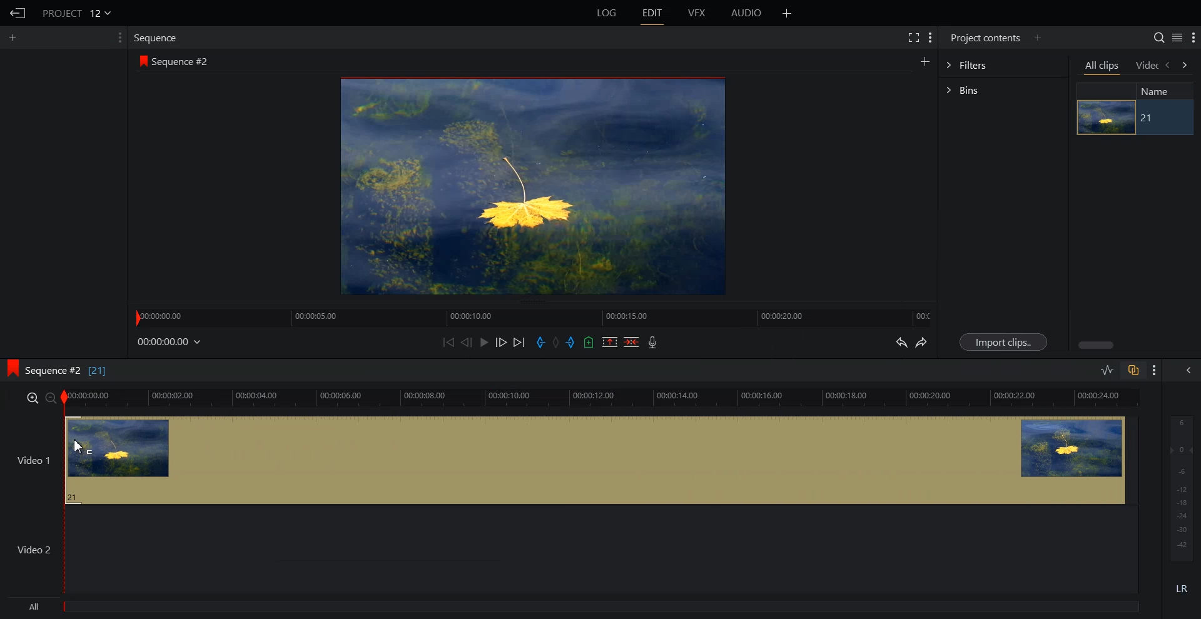 The width and height of the screenshot is (1201, 619). Describe the element at coordinates (924, 61) in the screenshot. I see `Create Sequence` at that location.